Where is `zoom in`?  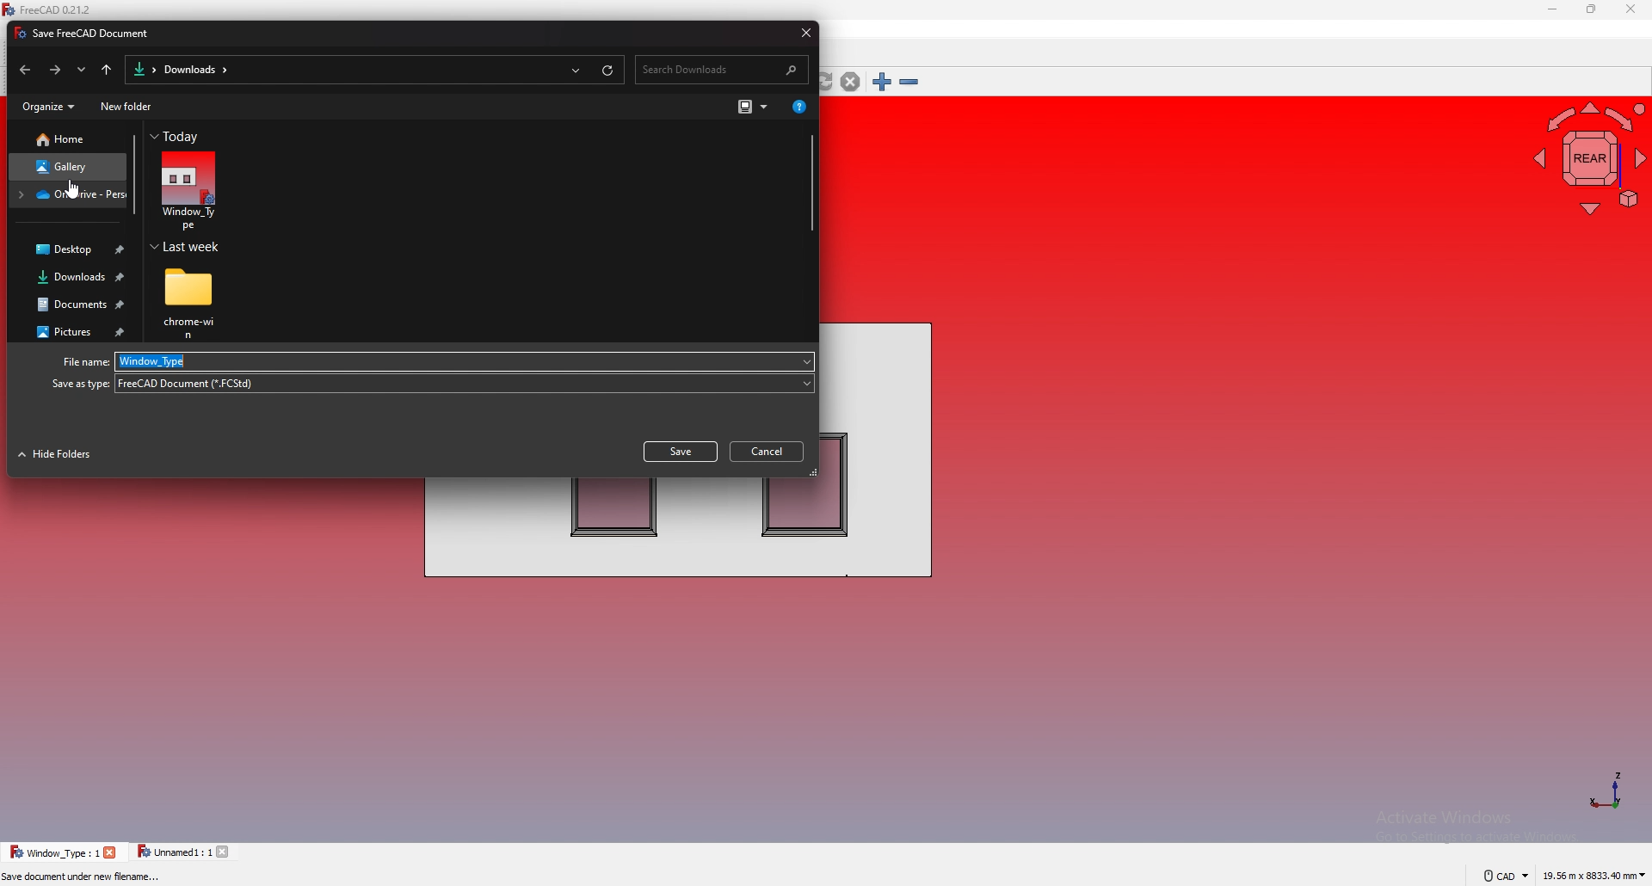
zoom in is located at coordinates (882, 82).